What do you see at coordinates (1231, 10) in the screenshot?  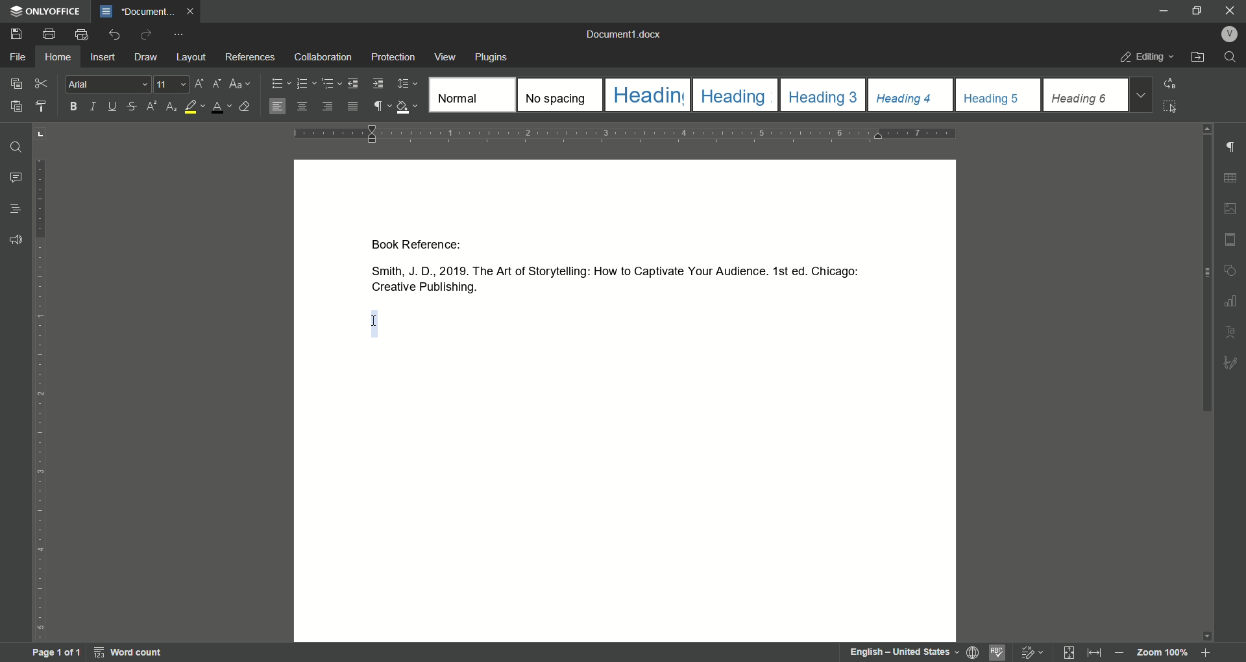 I see `close` at bounding box center [1231, 10].